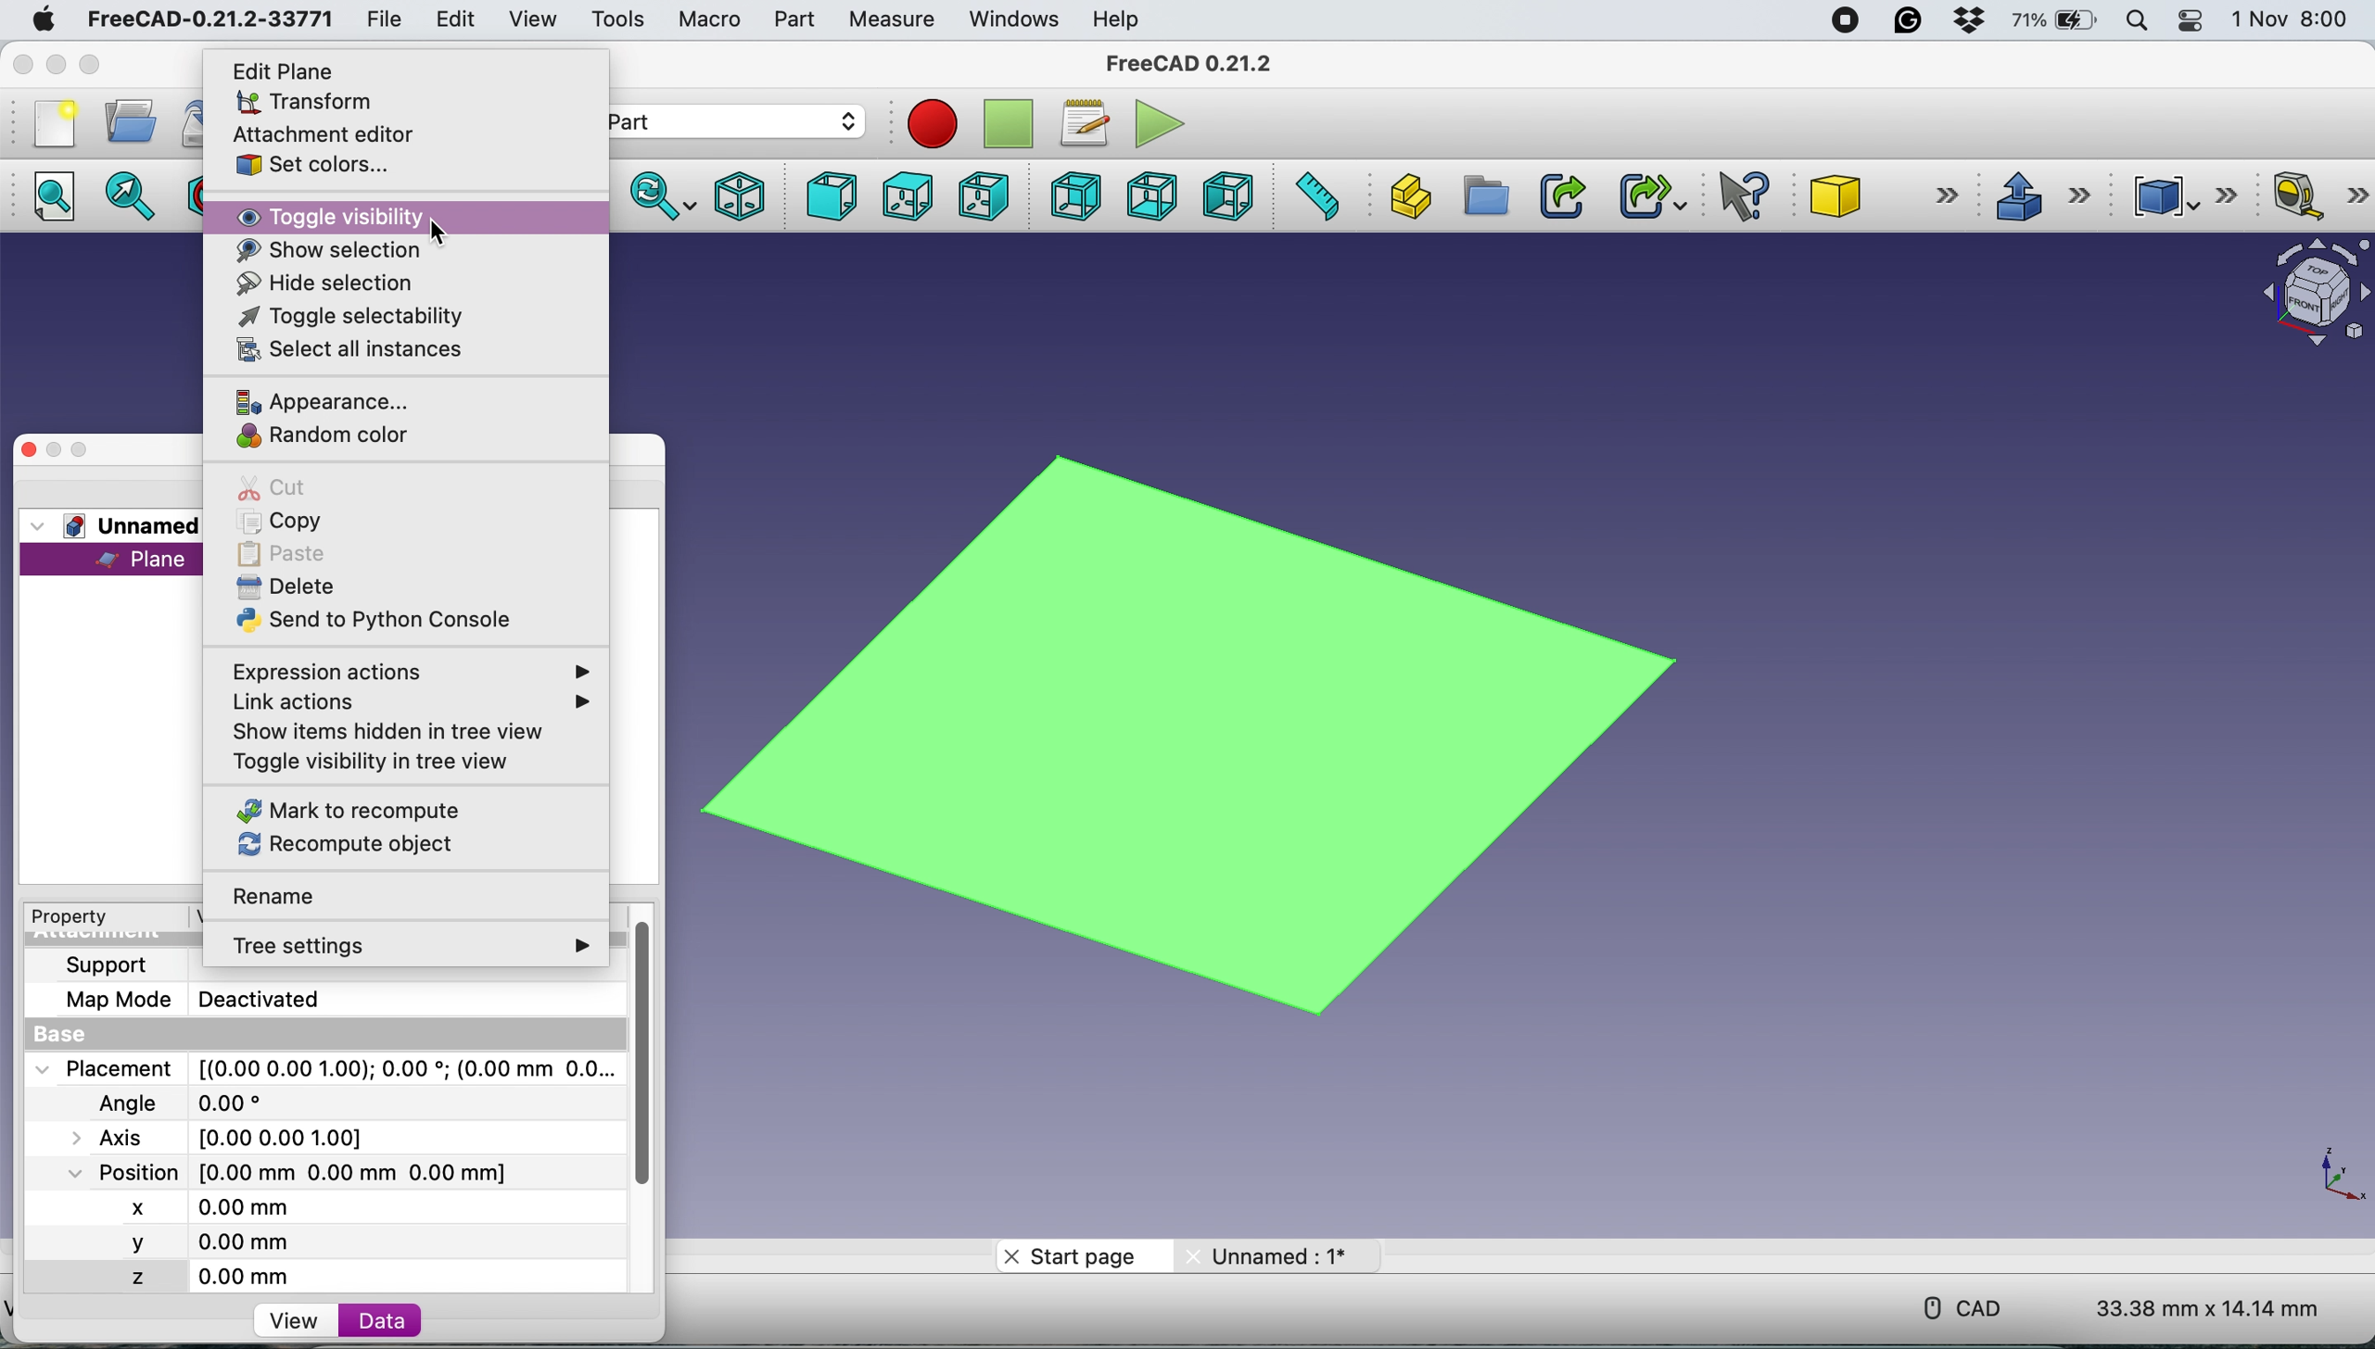  I want to click on show selection, so click(324, 252).